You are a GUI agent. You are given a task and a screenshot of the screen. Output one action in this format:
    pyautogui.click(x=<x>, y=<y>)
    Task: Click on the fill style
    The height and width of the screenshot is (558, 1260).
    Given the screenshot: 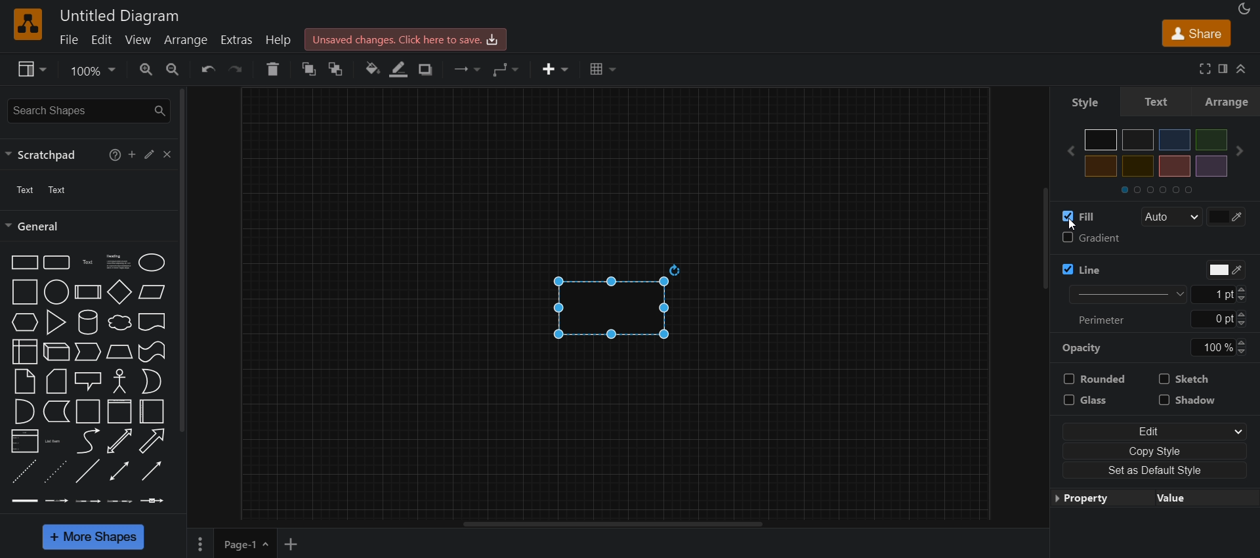 What is the action you would take?
    pyautogui.click(x=1170, y=217)
    